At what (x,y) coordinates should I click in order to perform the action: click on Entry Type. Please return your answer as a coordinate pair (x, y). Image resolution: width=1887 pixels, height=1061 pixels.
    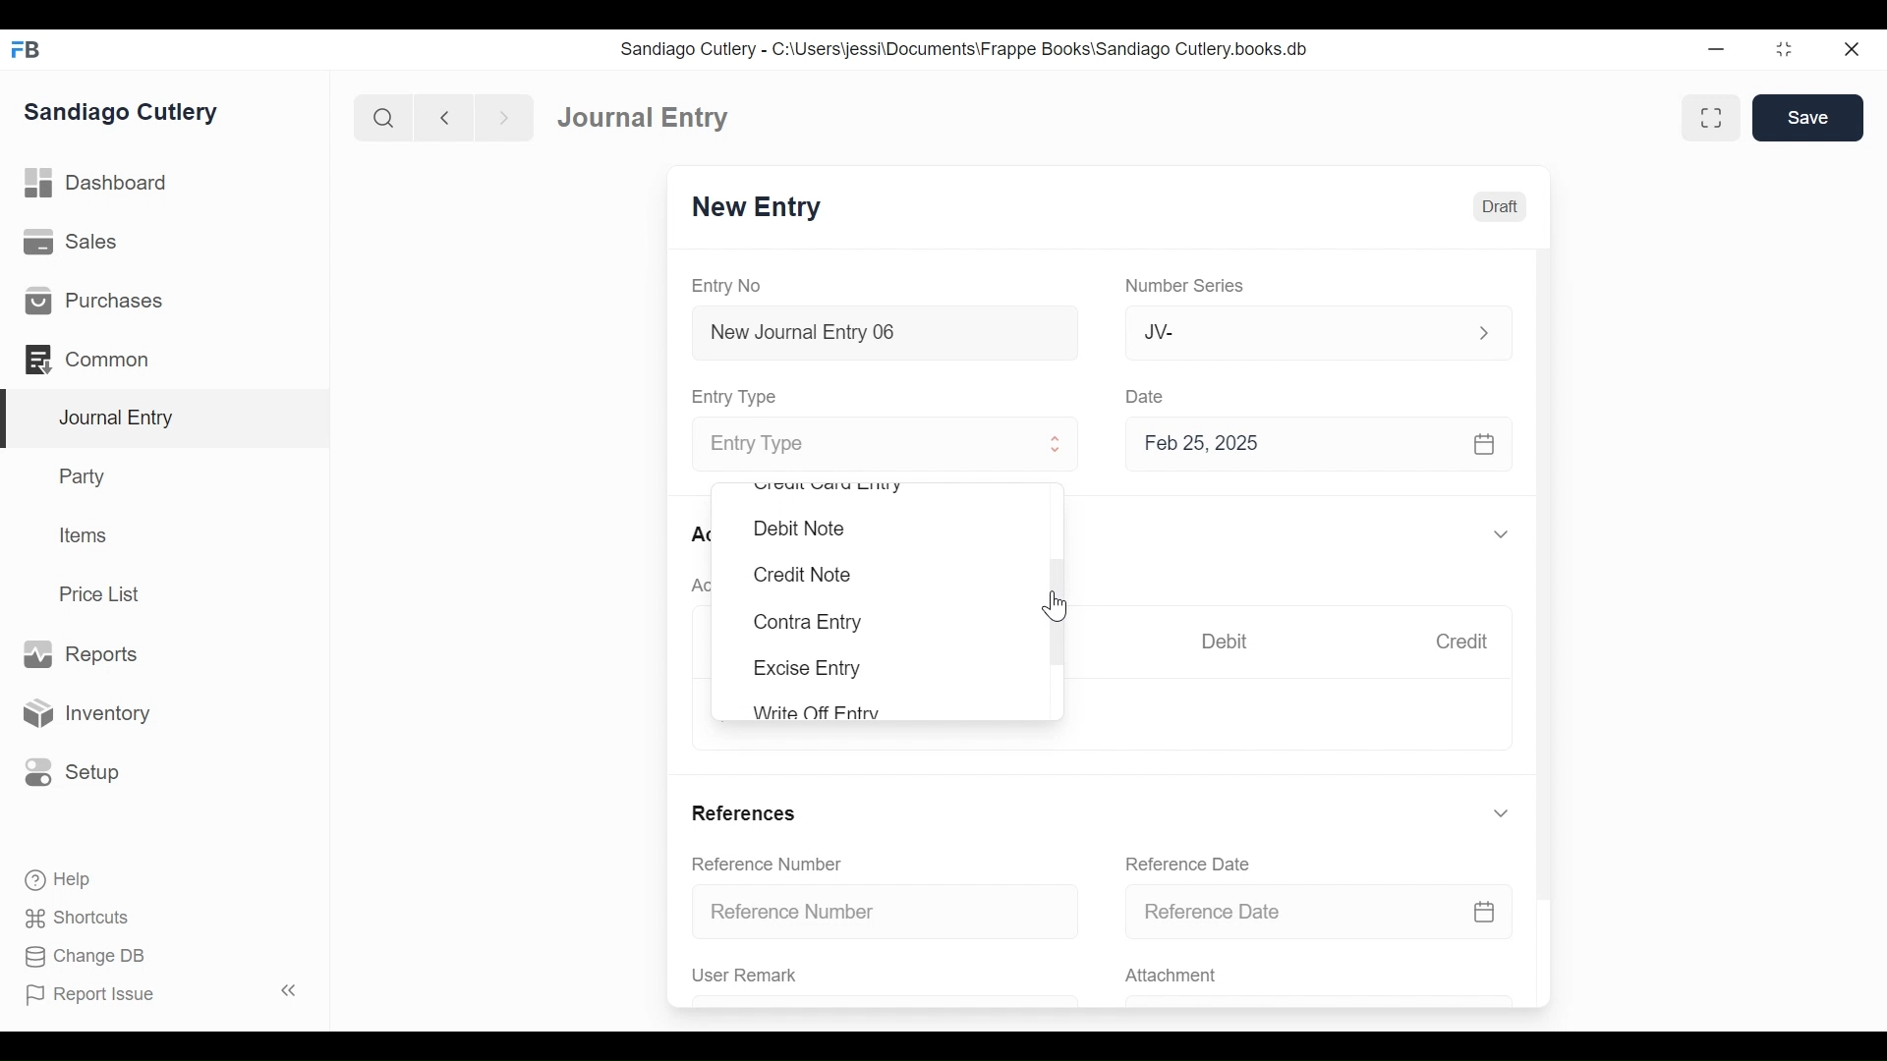
    Looking at the image, I should click on (868, 446).